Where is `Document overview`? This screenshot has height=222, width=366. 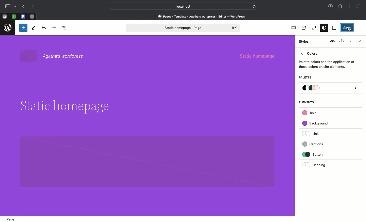
Document overview is located at coordinates (65, 28).